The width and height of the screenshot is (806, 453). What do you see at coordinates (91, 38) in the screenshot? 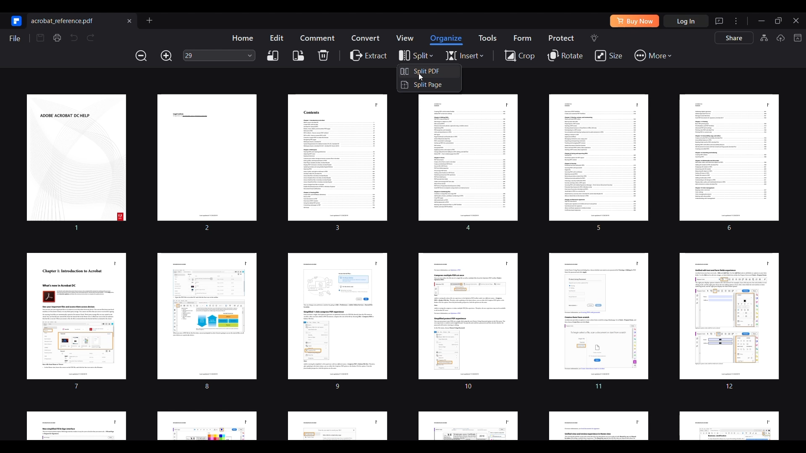
I see `Redo` at bounding box center [91, 38].